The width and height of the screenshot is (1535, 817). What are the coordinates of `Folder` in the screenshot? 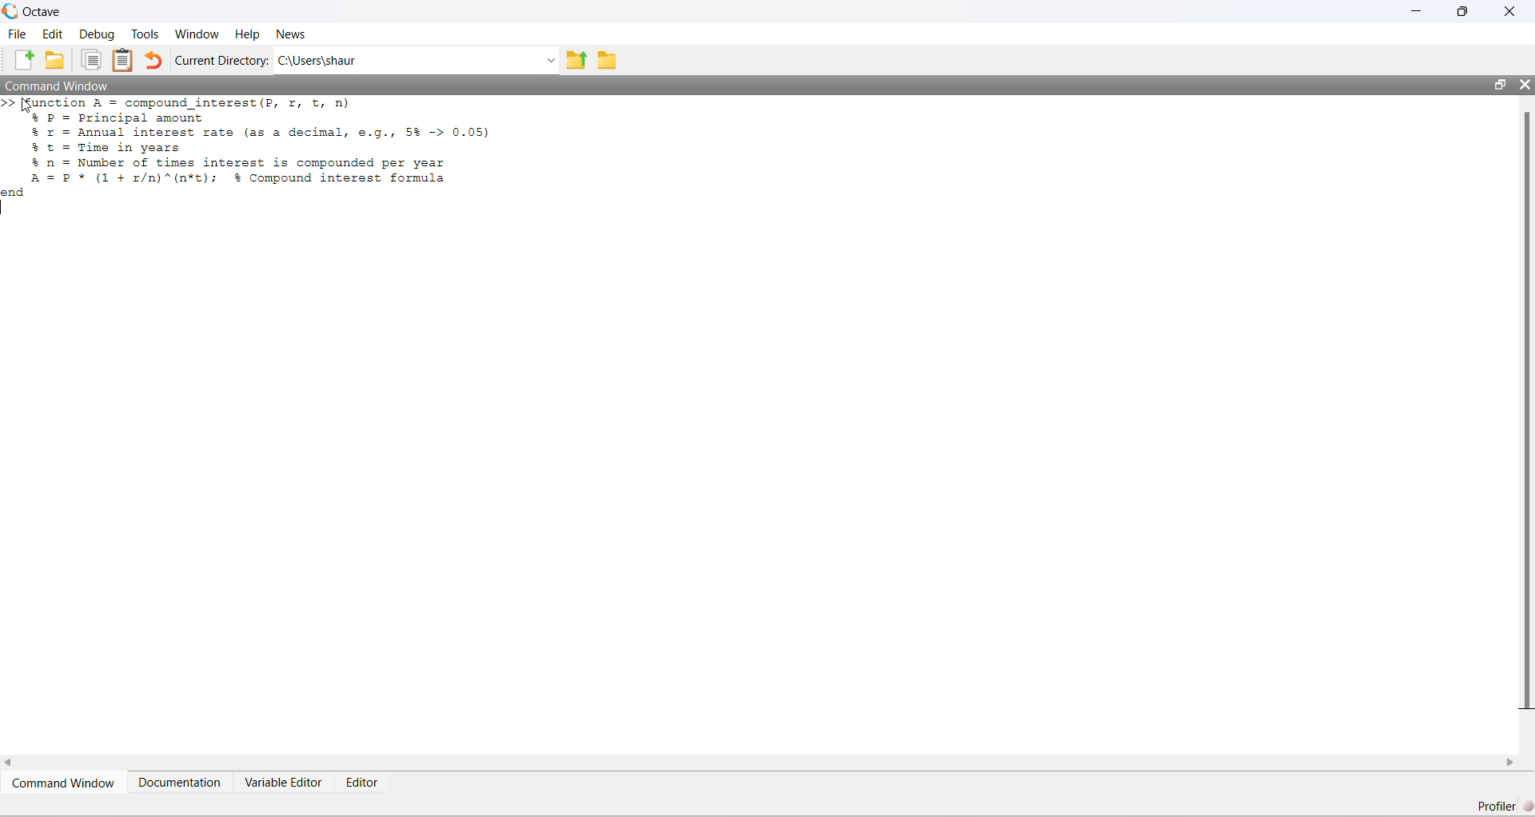 It's located at (608, 60).